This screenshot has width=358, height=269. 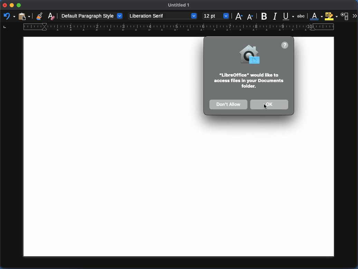 What do you see at coordinates (169, 28) in the screenshot?
I see `Ruler` at bounding box center [169, 28].